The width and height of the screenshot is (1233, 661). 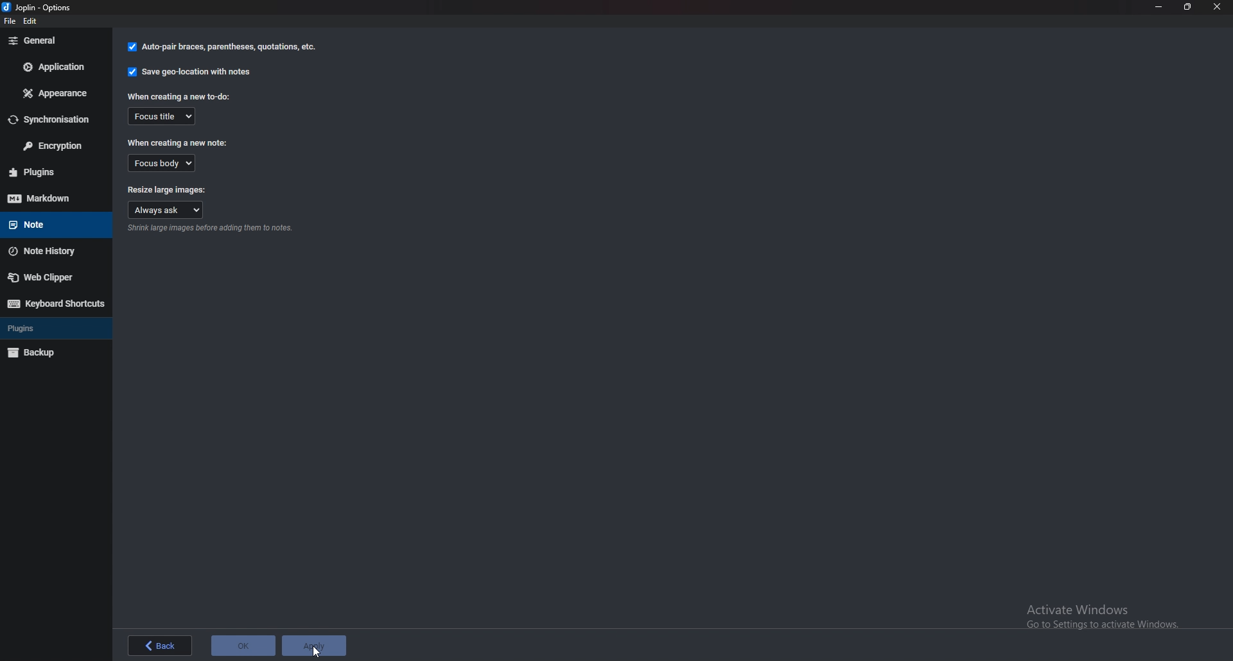 What do you see at coordinates (245, 646) in the screenshot?
I see `ok` at bounding box center [245, 646].